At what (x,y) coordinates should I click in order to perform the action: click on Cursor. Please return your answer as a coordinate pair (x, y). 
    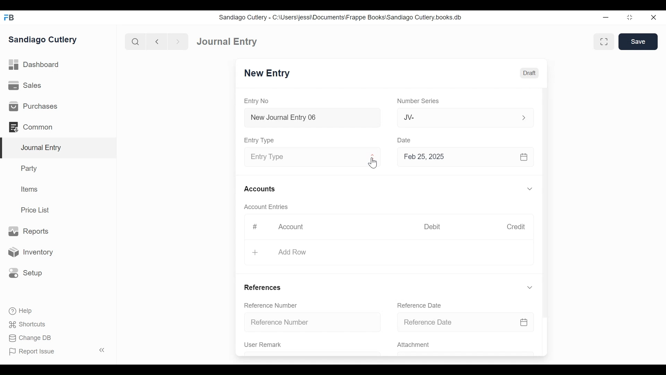
    Looking at the image, I should click on (374, 164).